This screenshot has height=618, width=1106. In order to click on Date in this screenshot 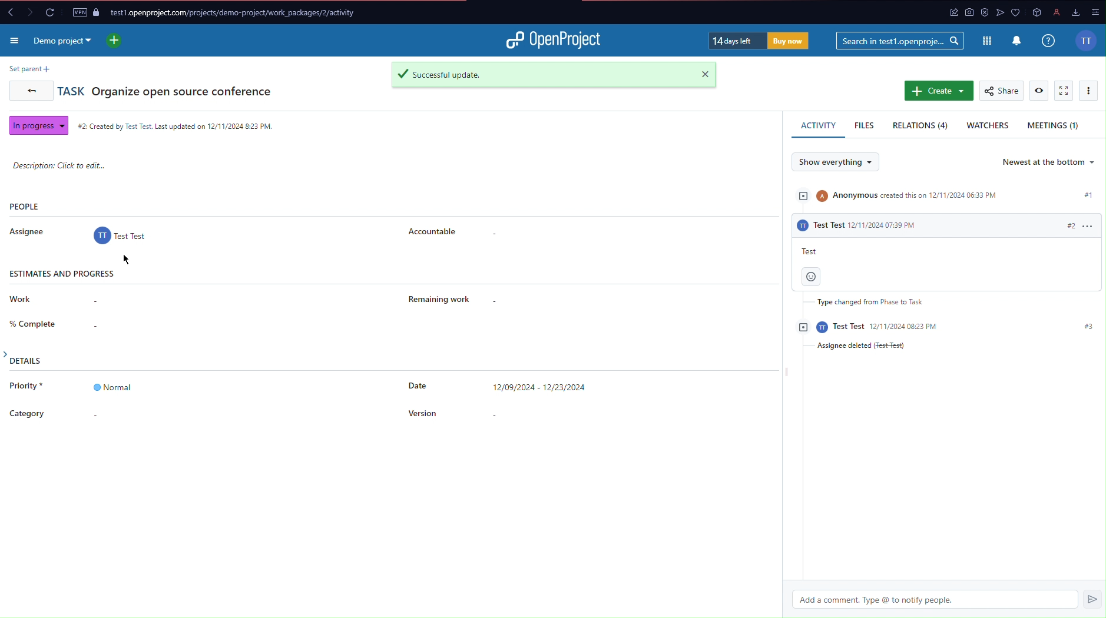, I will do `click(496, 385)`.